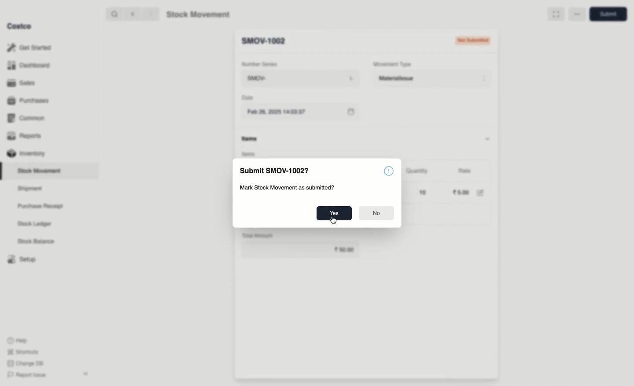  Describe the element at coordinates (148, 14) in the screenshot. I see `forward` at that location.